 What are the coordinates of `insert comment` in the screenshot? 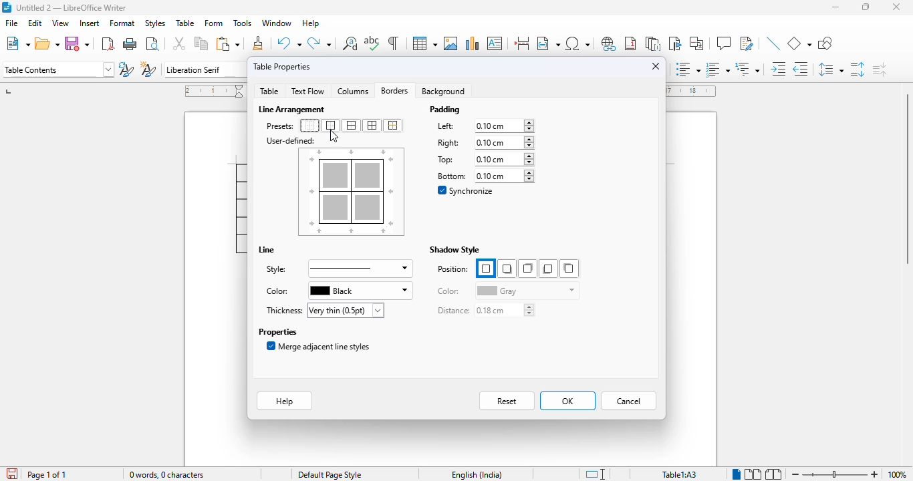 It's located at (724, 43).